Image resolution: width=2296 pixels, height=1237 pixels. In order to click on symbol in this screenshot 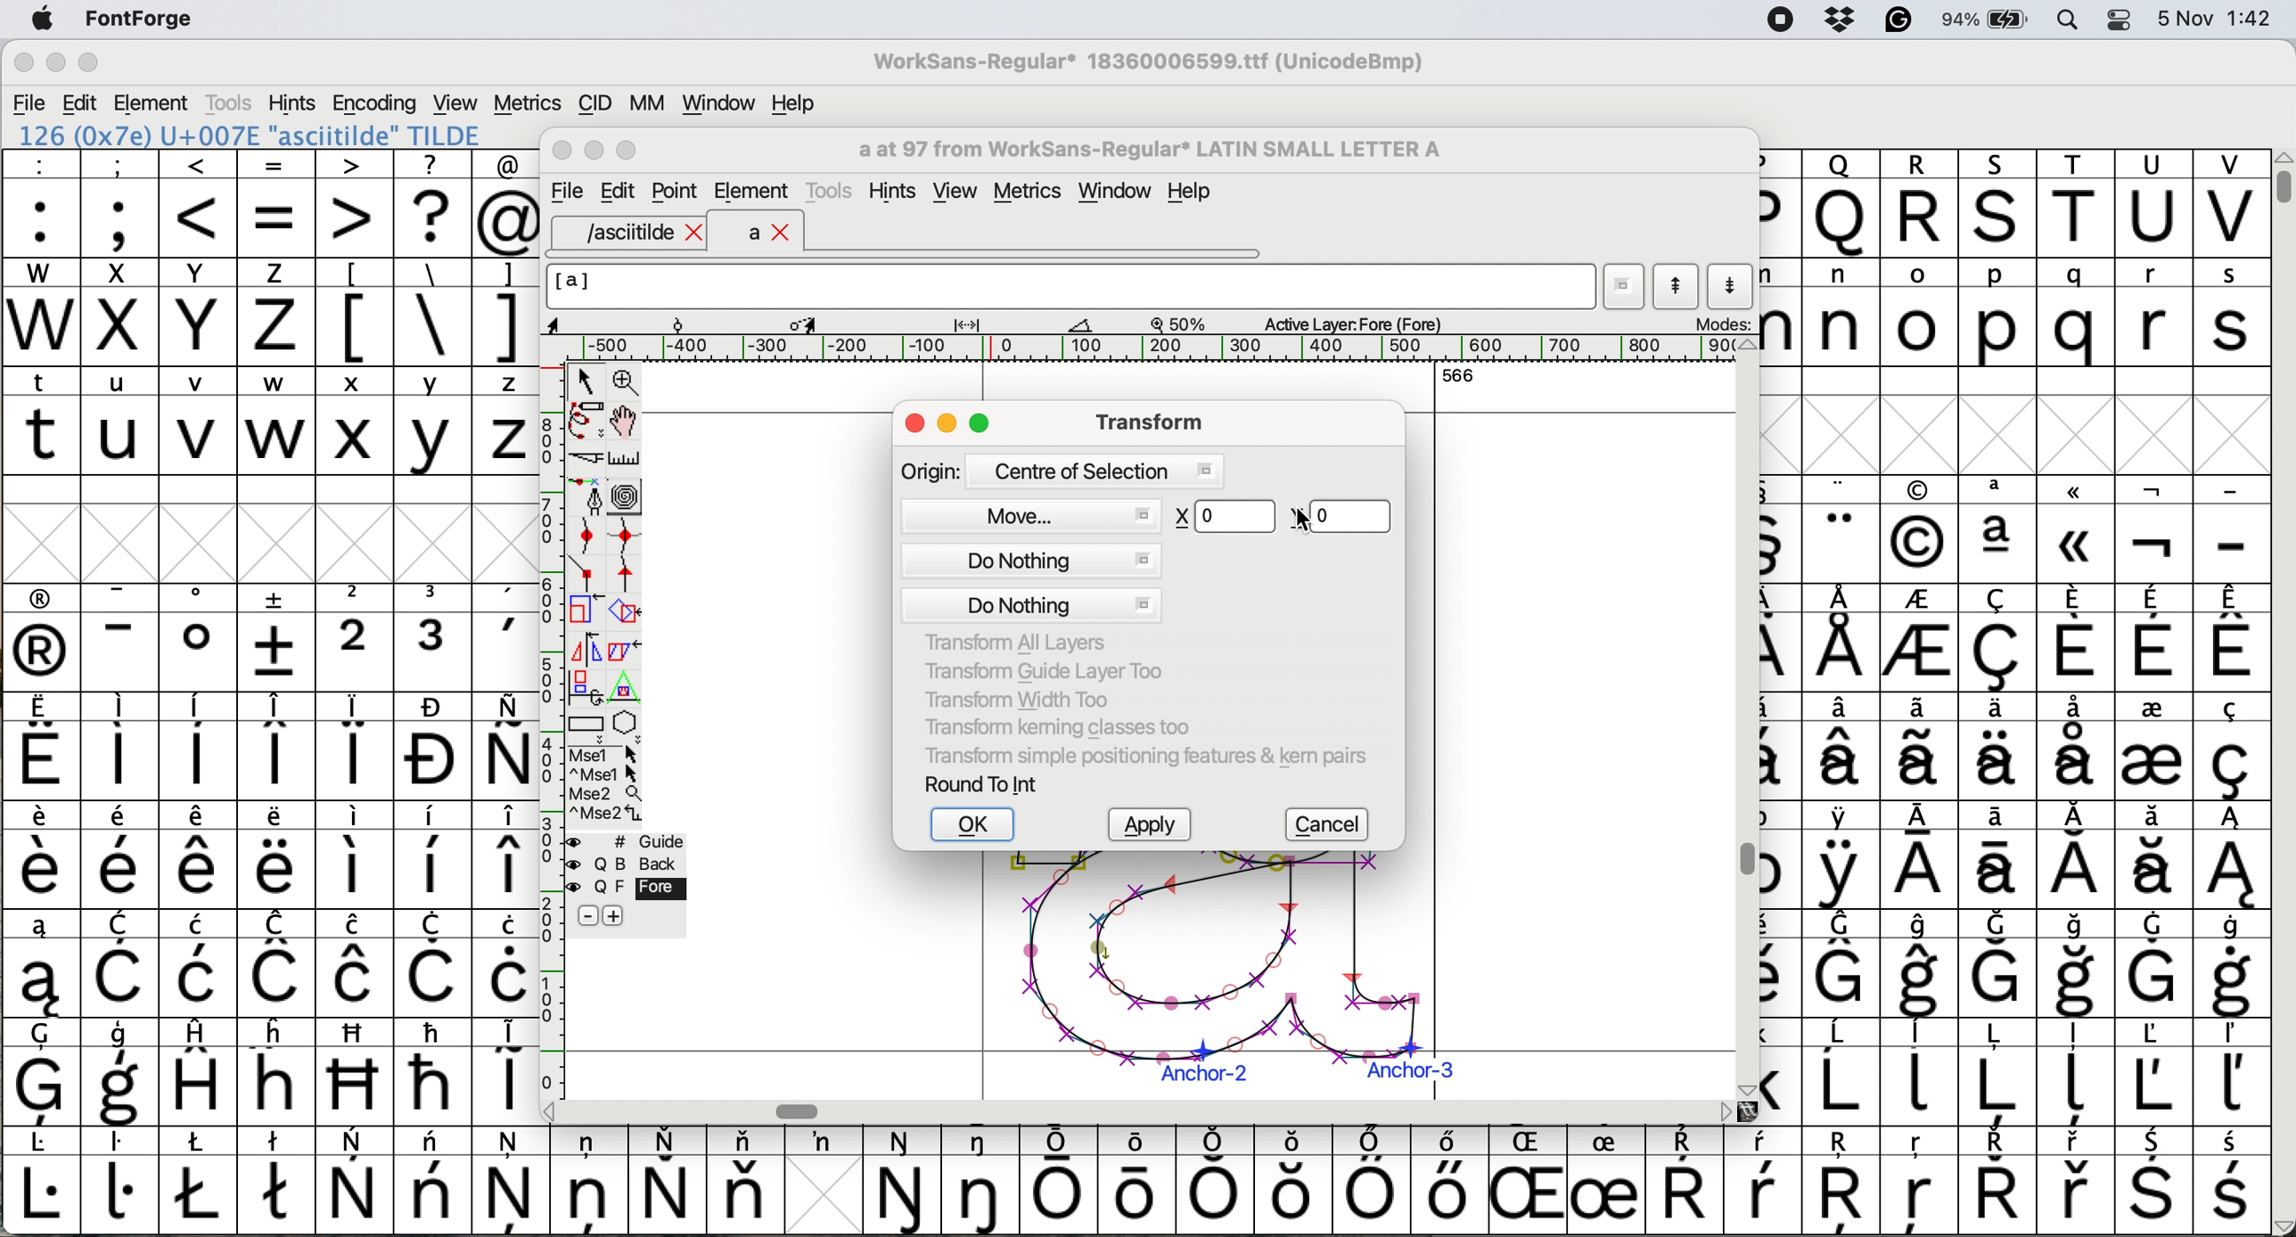, I will do `click(2231, 856)`.